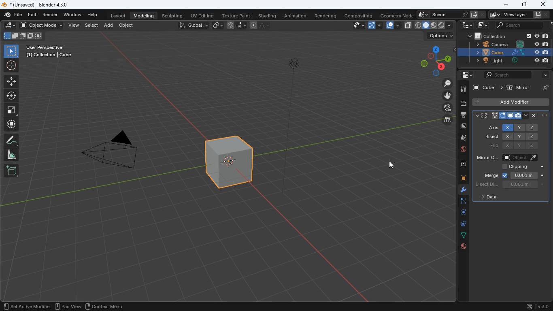 The image size is (553, 311). Describe the element at coordinates (517, 26) in the screenshot. I see `search` at that location.